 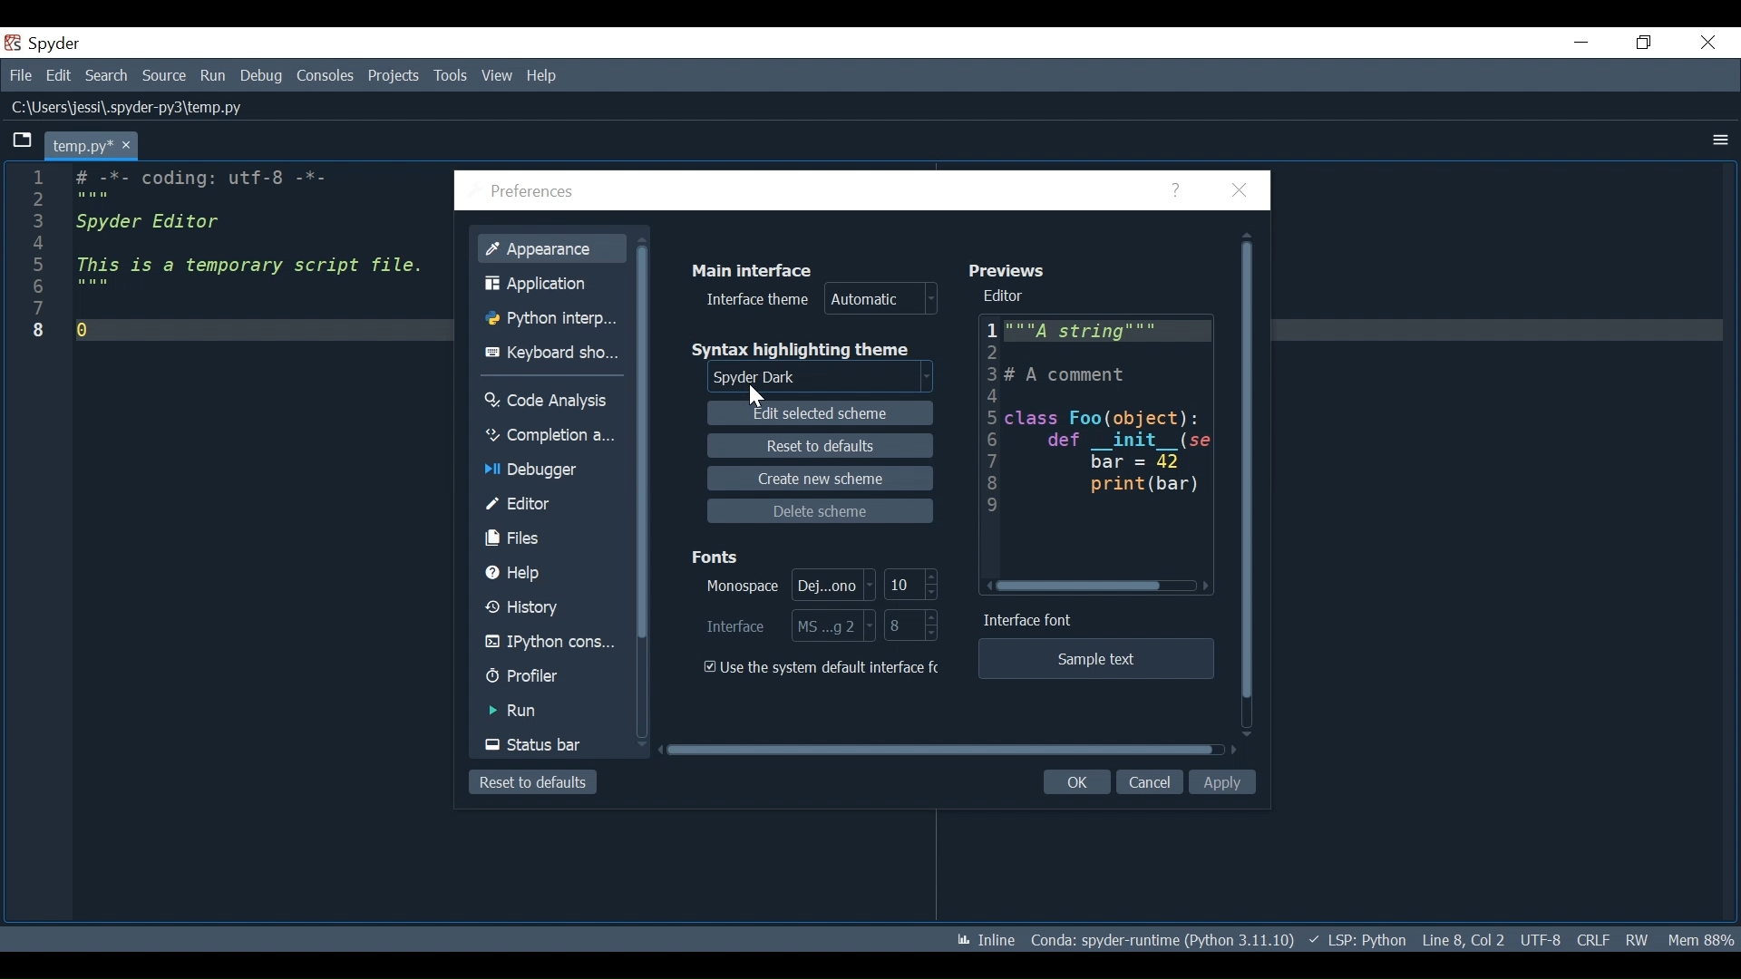 I want to click on Sample text, so click(x=1098, y=657).